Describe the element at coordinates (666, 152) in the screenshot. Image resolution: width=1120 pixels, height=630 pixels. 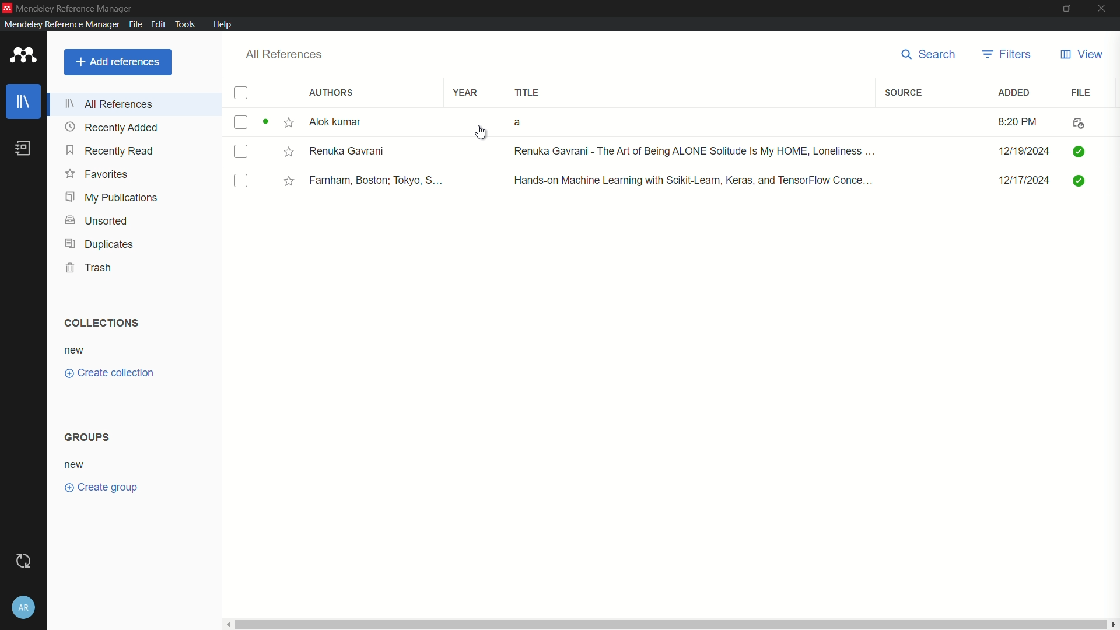
I see `book-2` at that location.